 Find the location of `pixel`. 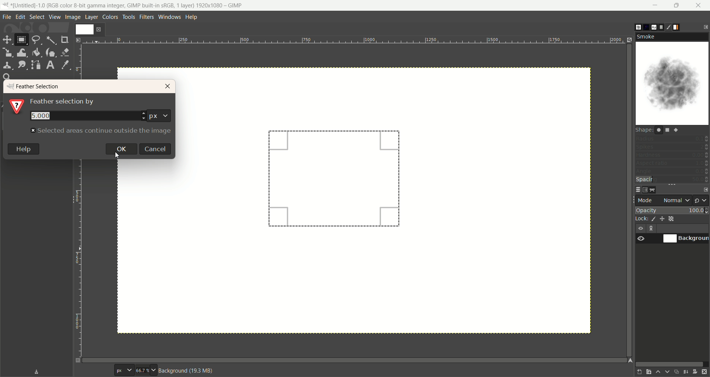

pixel is located at coordinates (123, 370).